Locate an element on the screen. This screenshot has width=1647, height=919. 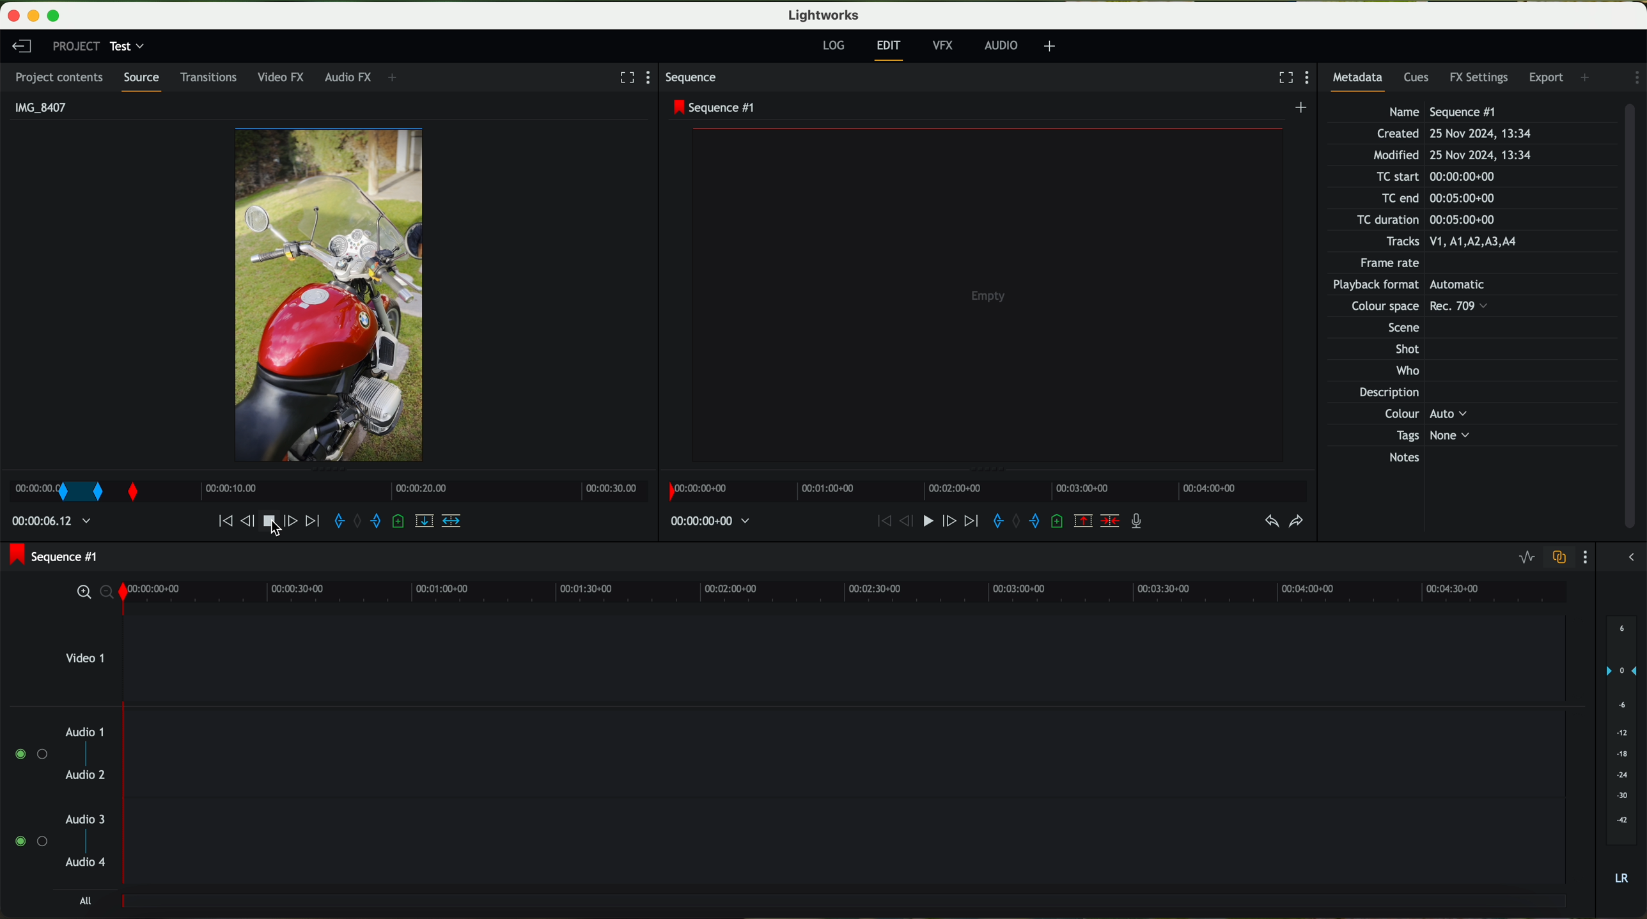
clear marks is located at coordinates (361, 521).